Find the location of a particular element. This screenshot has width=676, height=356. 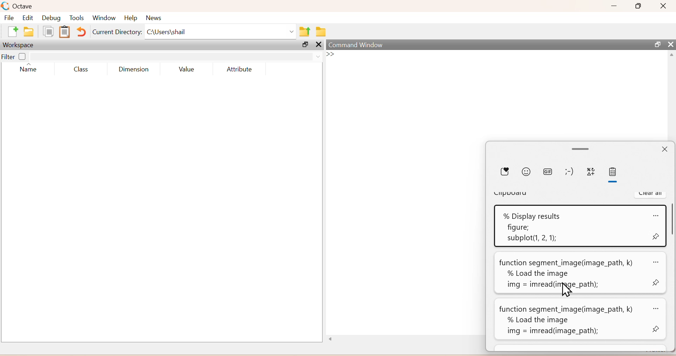

Maximize is located at coordinates (304, 45).